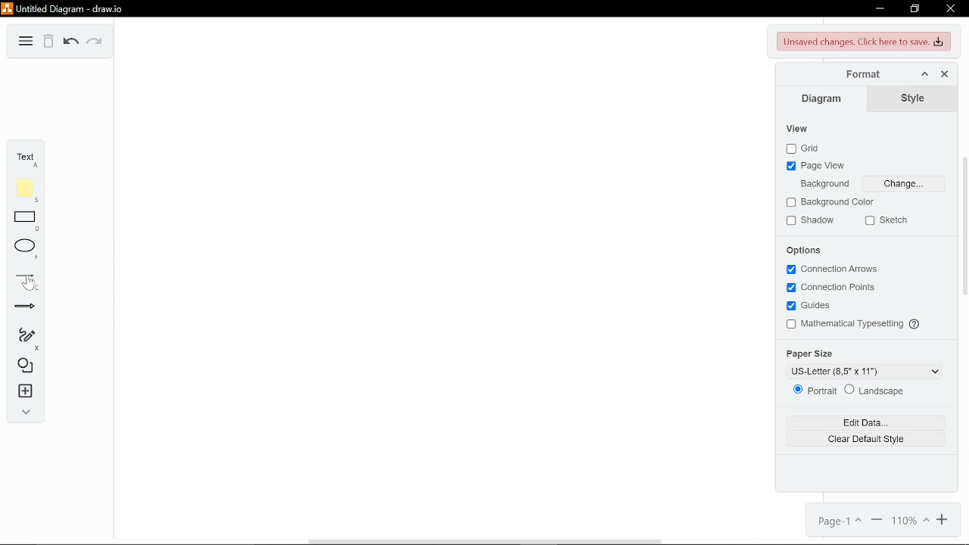  Describe the element at coordinates (904, 183) in the screenshot. I see `Change Background` at that location.